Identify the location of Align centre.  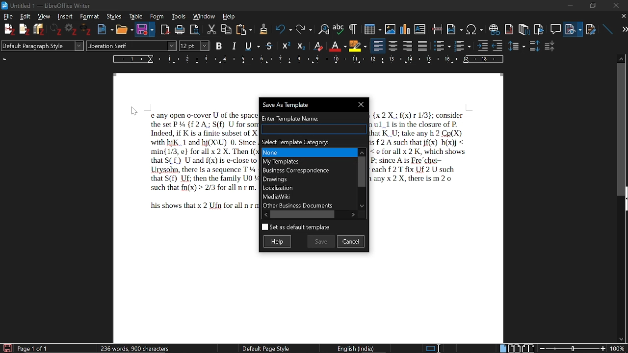
(394, 45).